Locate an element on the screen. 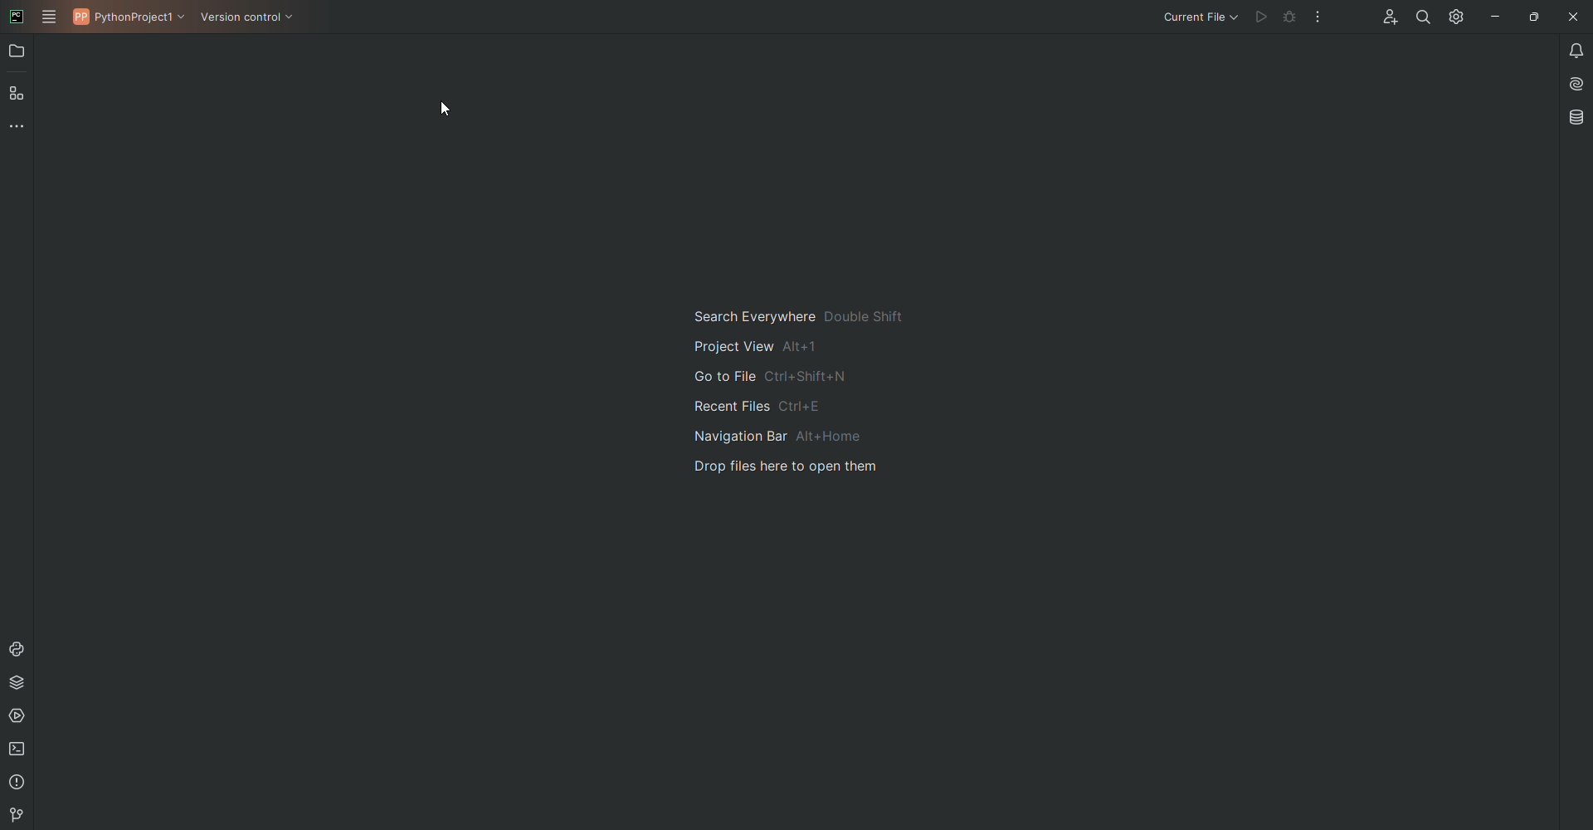 The width and height of the screenshot is (1593, 830). AI is located at coordinates (1573, 84).